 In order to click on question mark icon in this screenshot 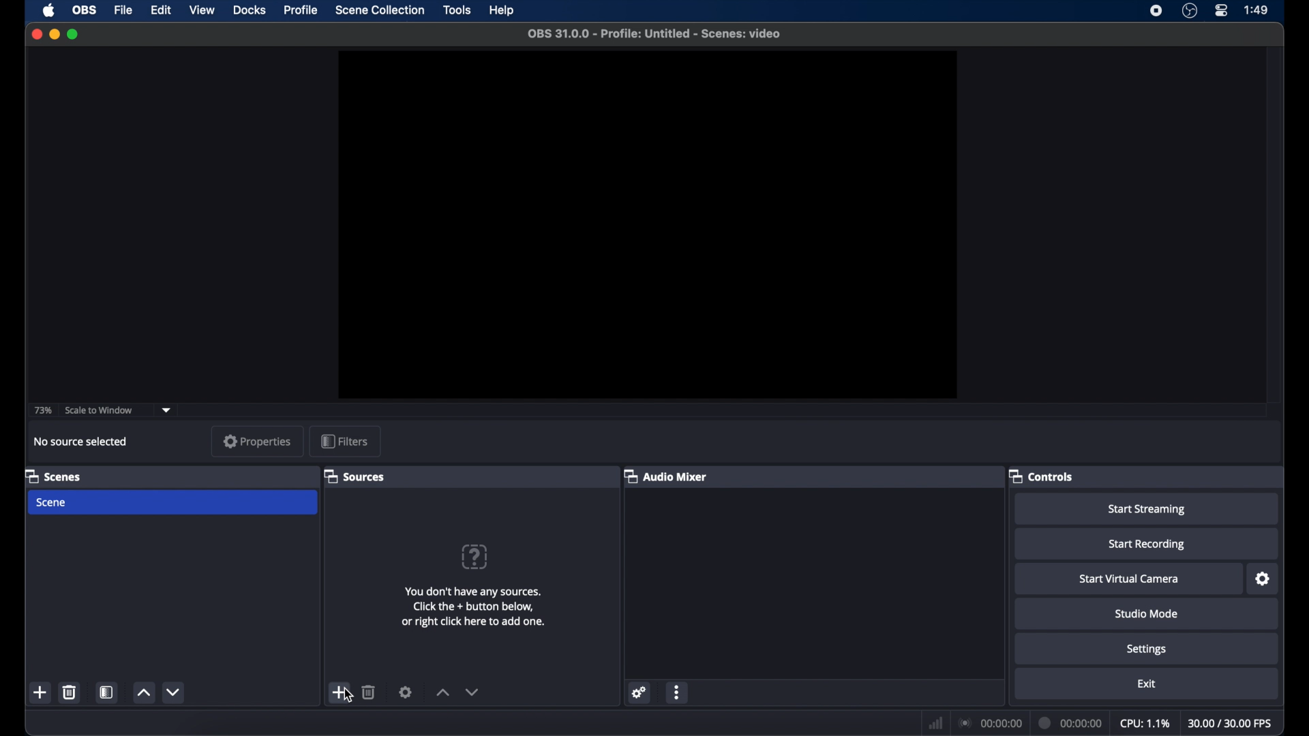, I will do `click(475, 556)`.